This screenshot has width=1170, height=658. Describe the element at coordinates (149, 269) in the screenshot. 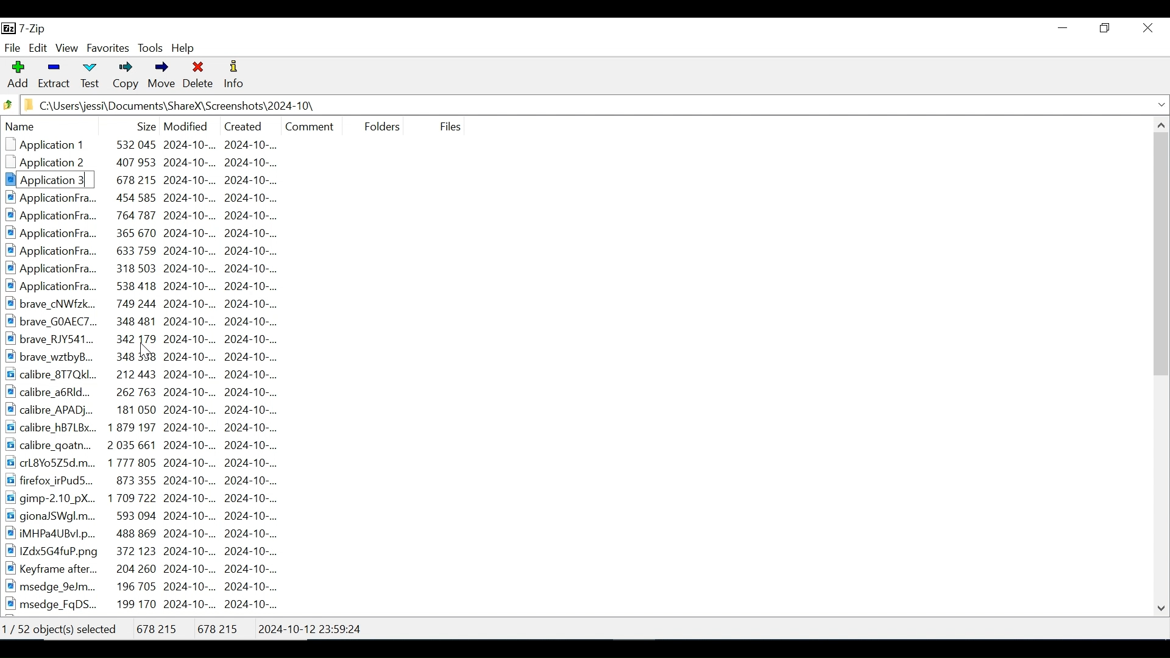

I see `ApplicationFra... 318 503 2024-10-.. 2024-10-...` at that location.